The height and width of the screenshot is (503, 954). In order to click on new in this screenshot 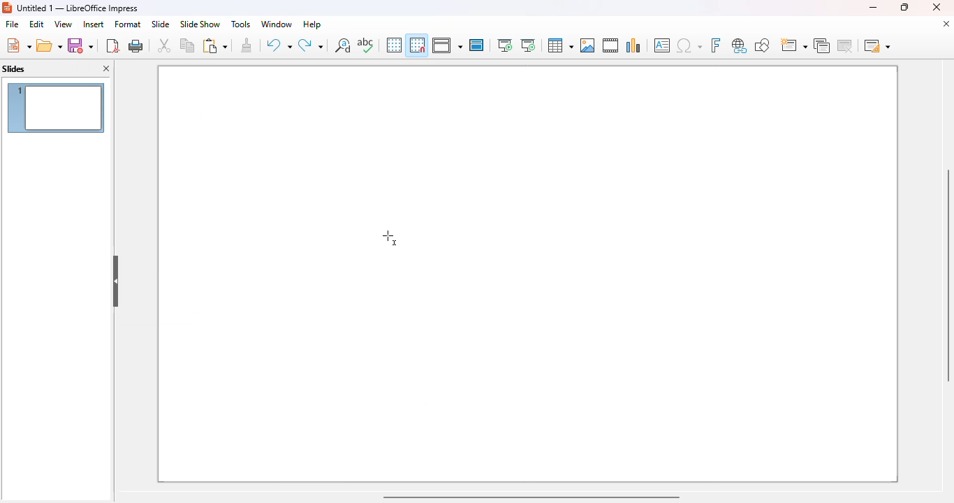, I will do `click(18, 45)`.